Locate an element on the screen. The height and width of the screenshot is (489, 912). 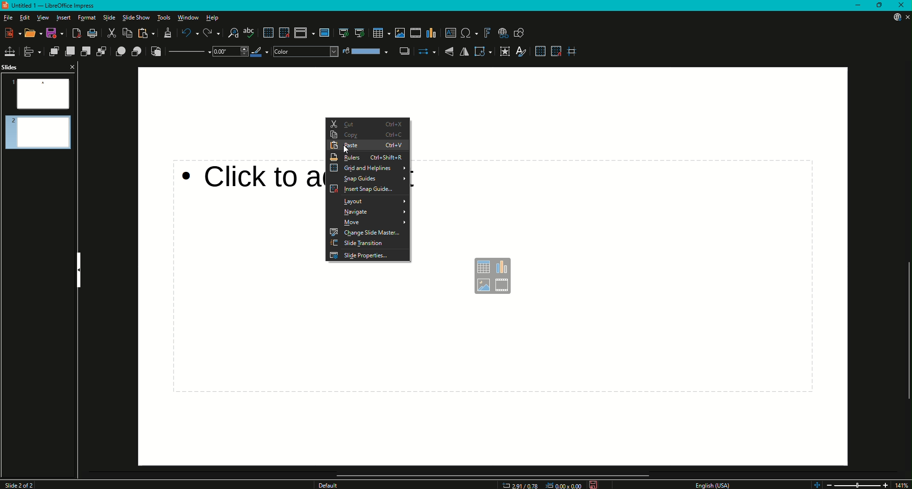
Cursor is located at coordinates (347, 150).